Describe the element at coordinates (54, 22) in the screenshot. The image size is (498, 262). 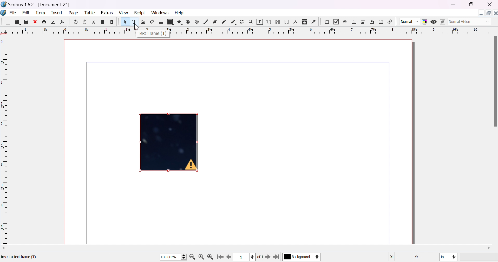
I see `preflight verifier` at that location.